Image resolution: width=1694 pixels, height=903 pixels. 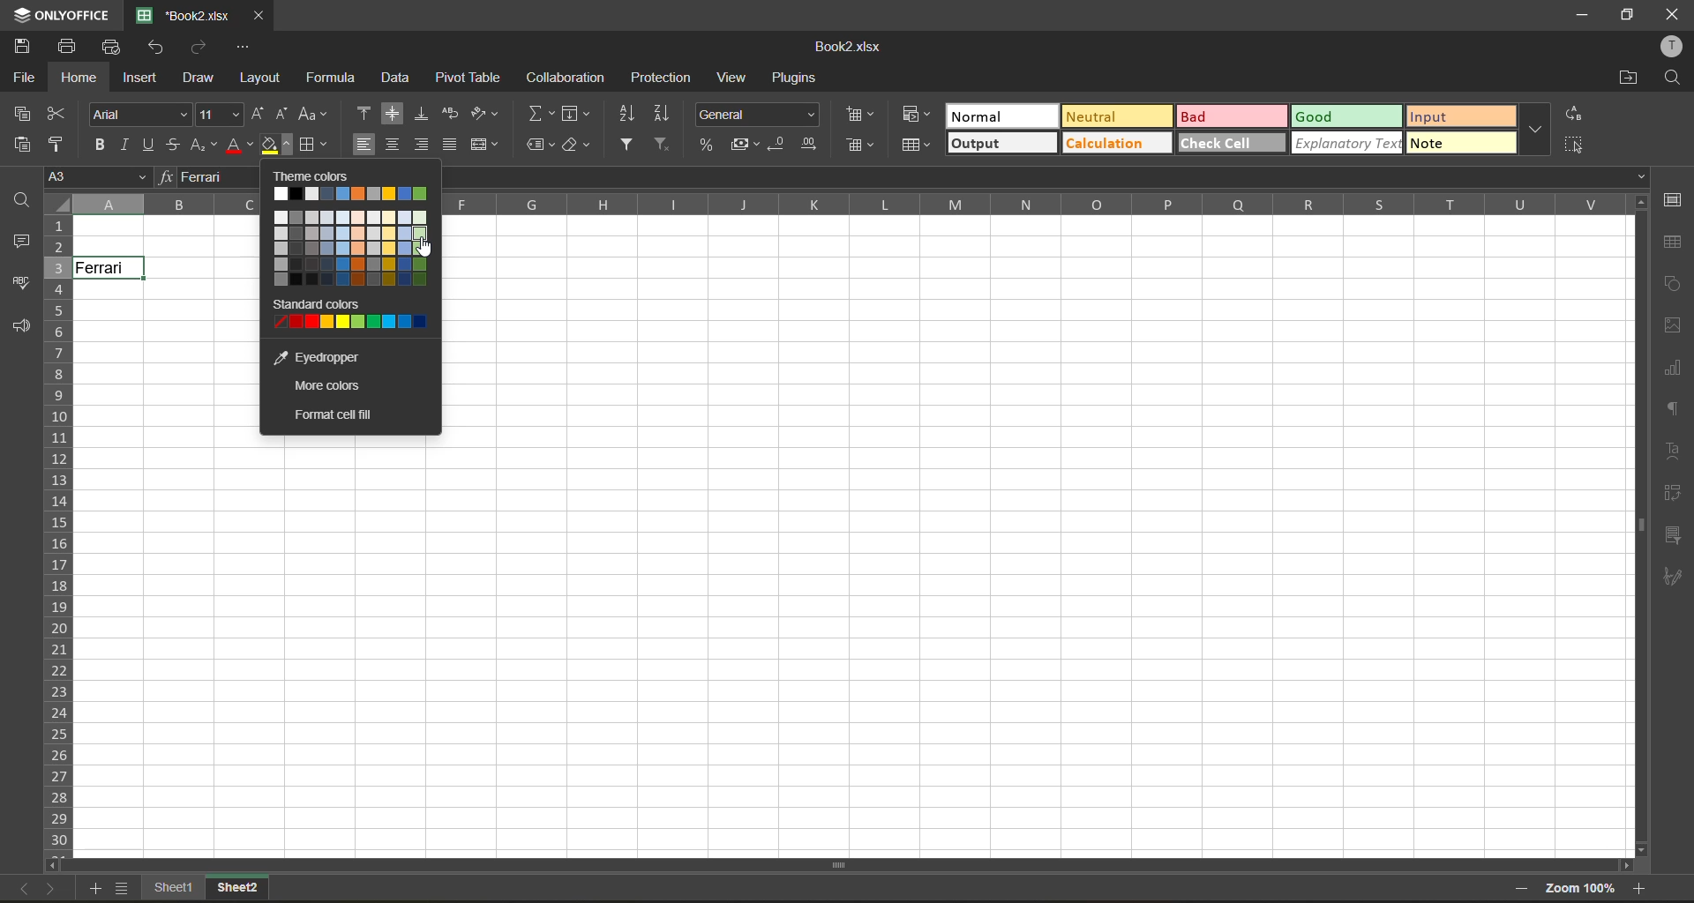 I want to click on check cell, so click(x=1233, y=145).